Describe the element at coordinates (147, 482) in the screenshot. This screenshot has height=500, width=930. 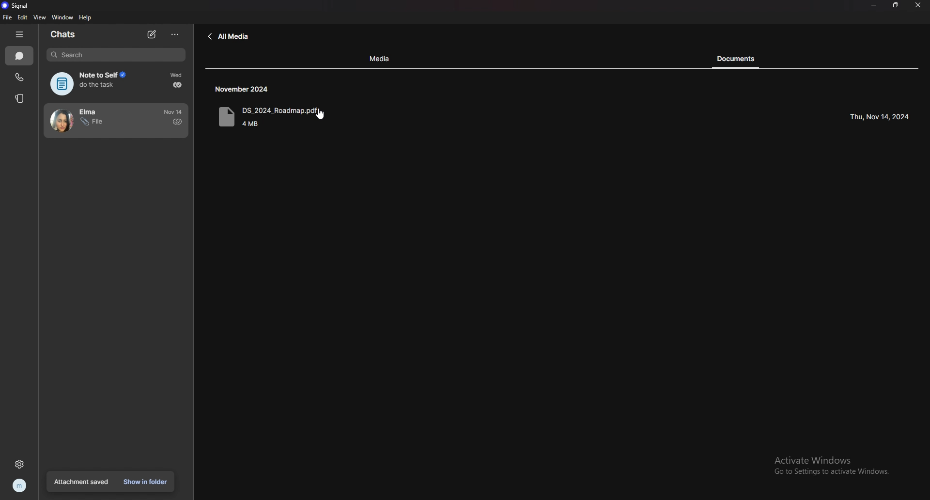
I see `show in folder` at that location.